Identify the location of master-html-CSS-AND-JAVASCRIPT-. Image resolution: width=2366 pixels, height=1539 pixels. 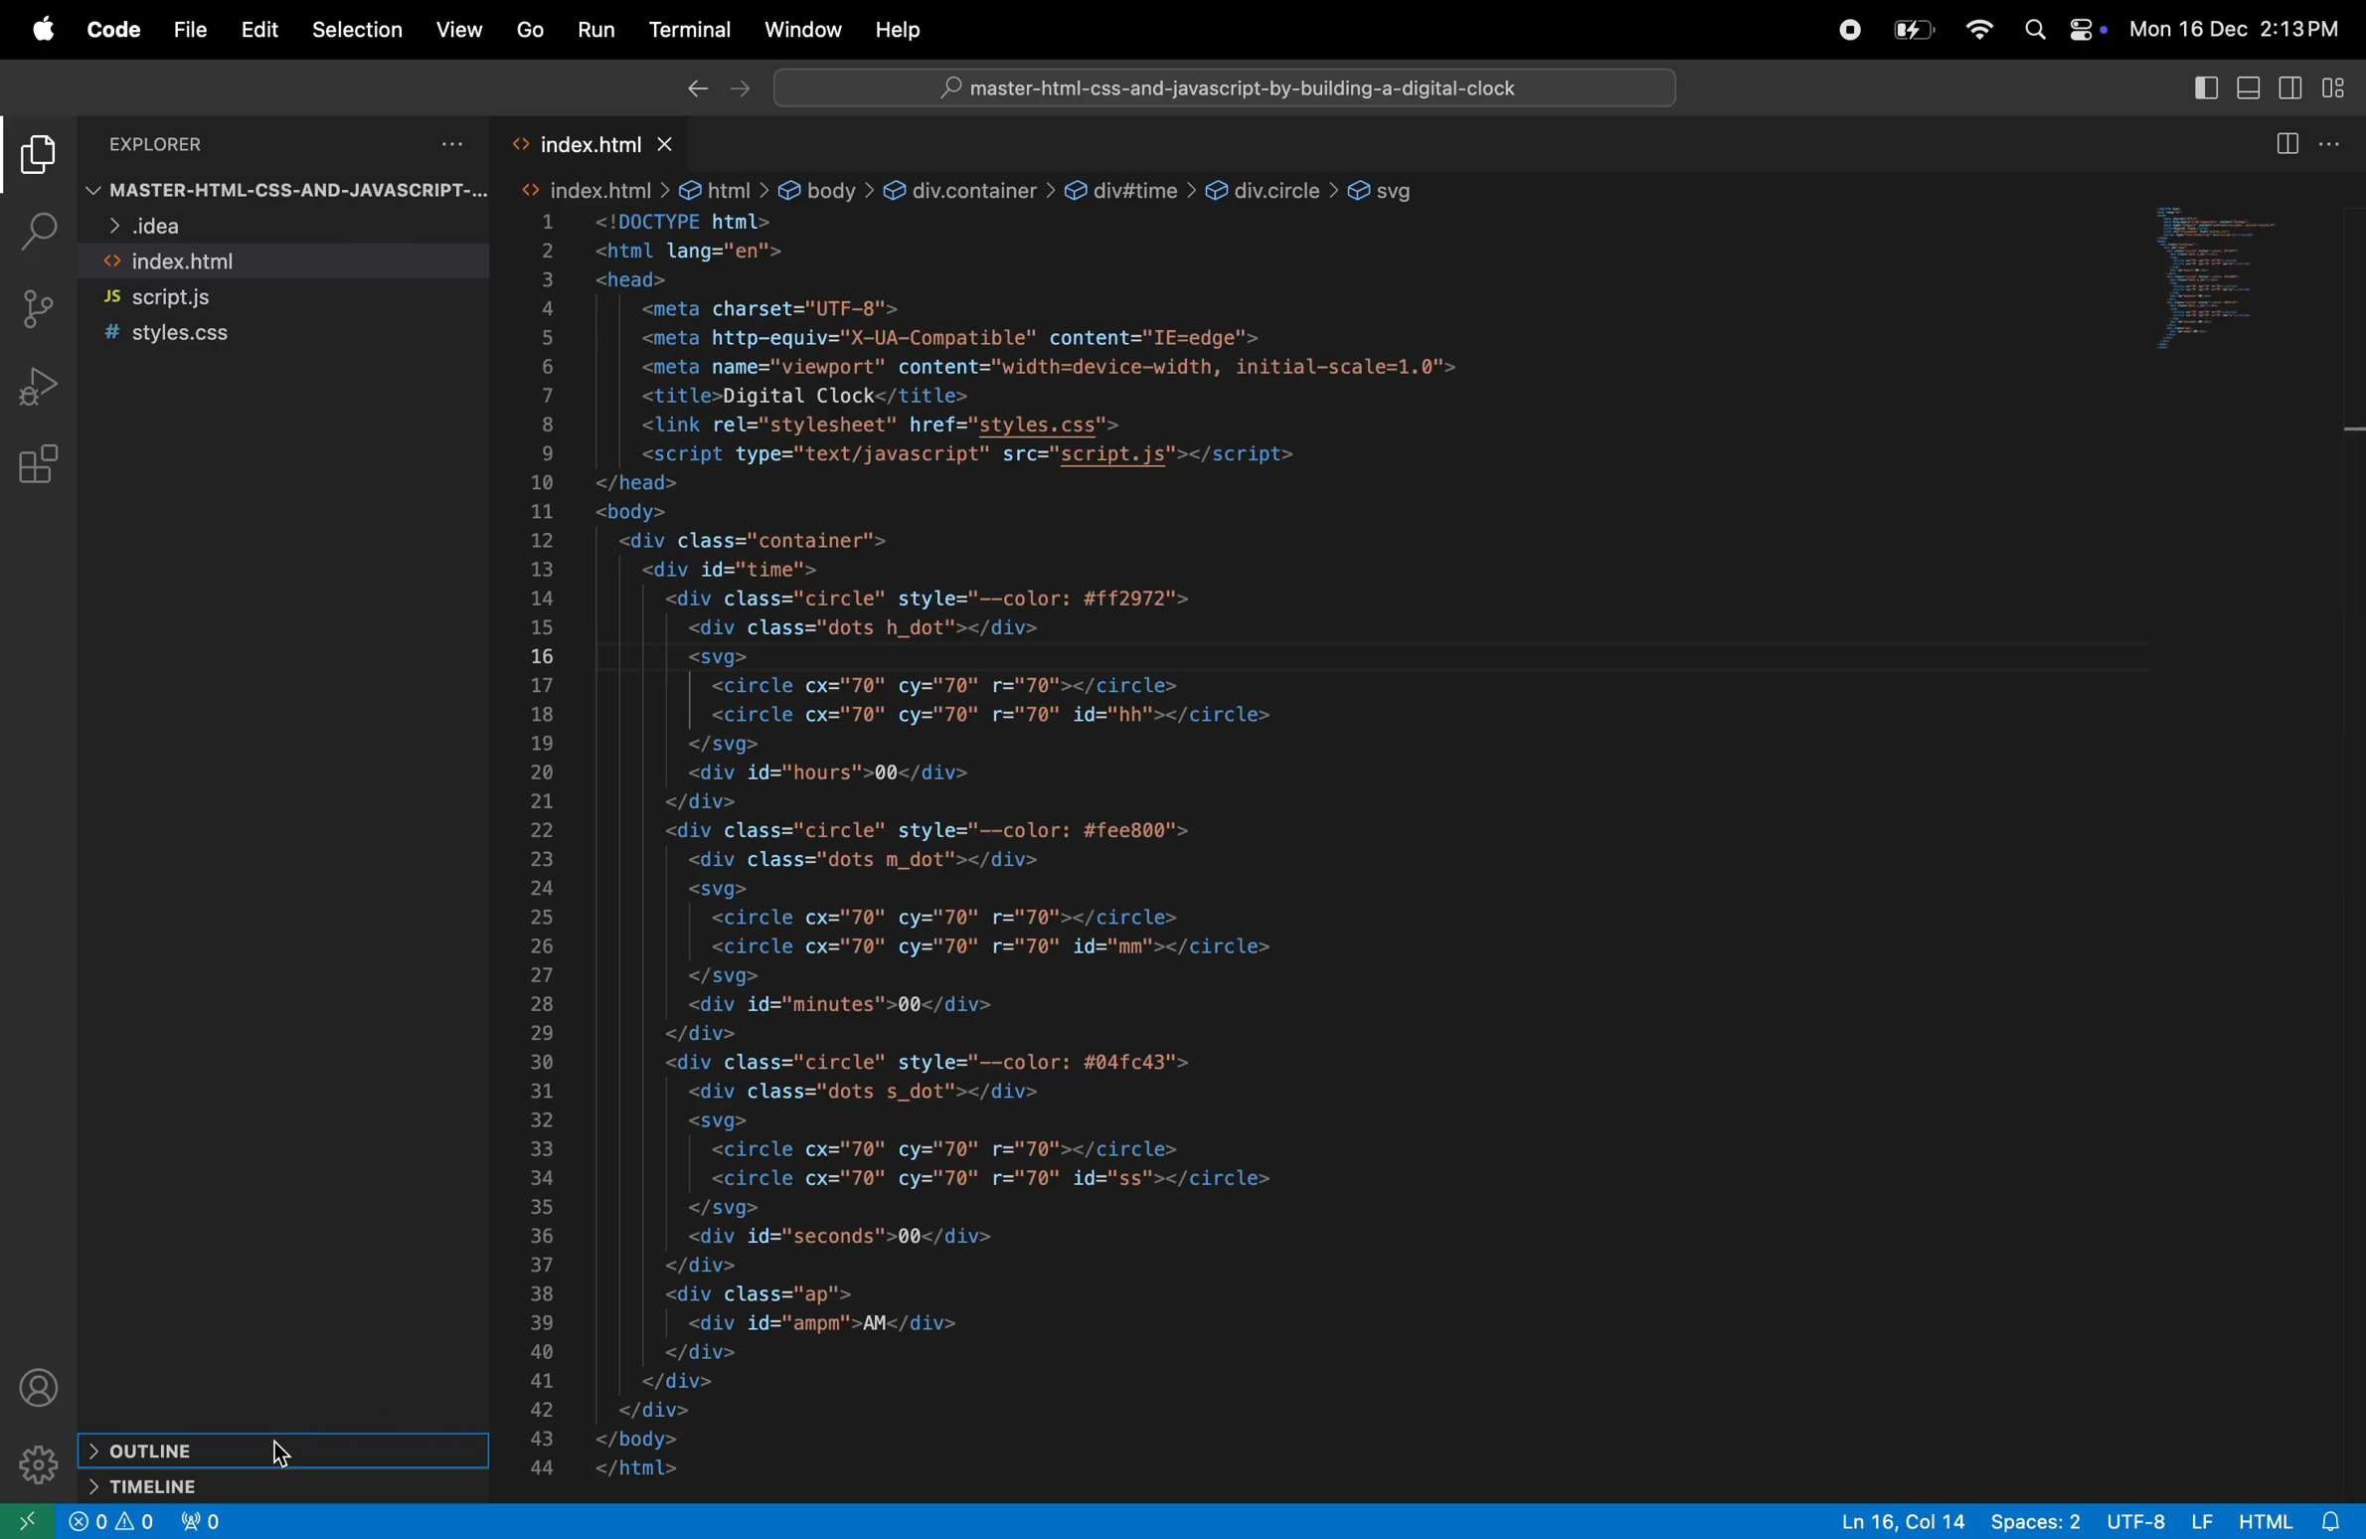
(289, 193).